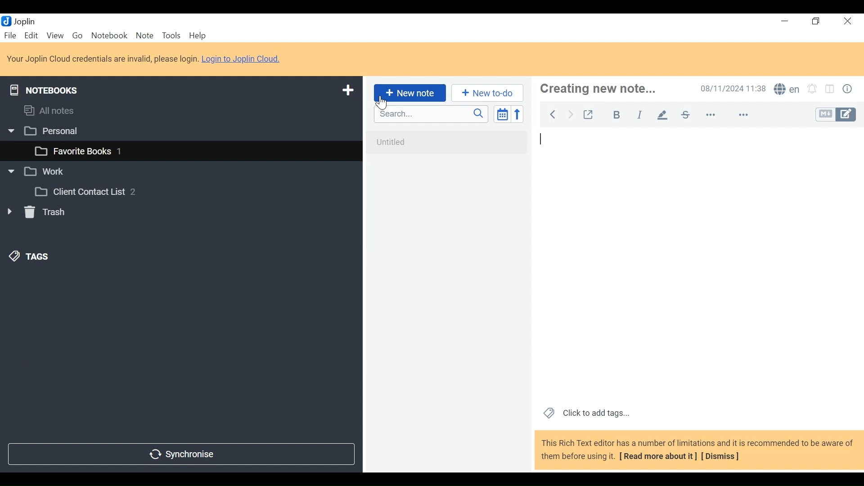 This screenshot has width=864, height=486. What do you see at coordinates (146, 58) in the screenshot?
I see `Your Joplin Cloud credentials are invalid, please login. Login to Joplin Cloud.` at bounding box center [146, 58].